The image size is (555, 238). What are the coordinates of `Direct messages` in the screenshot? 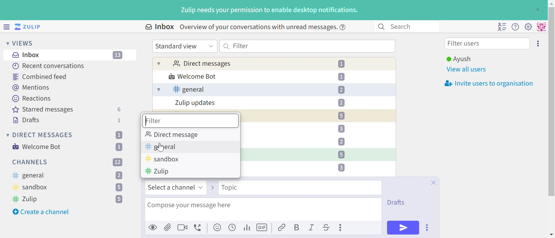 It's located at (201, 64).